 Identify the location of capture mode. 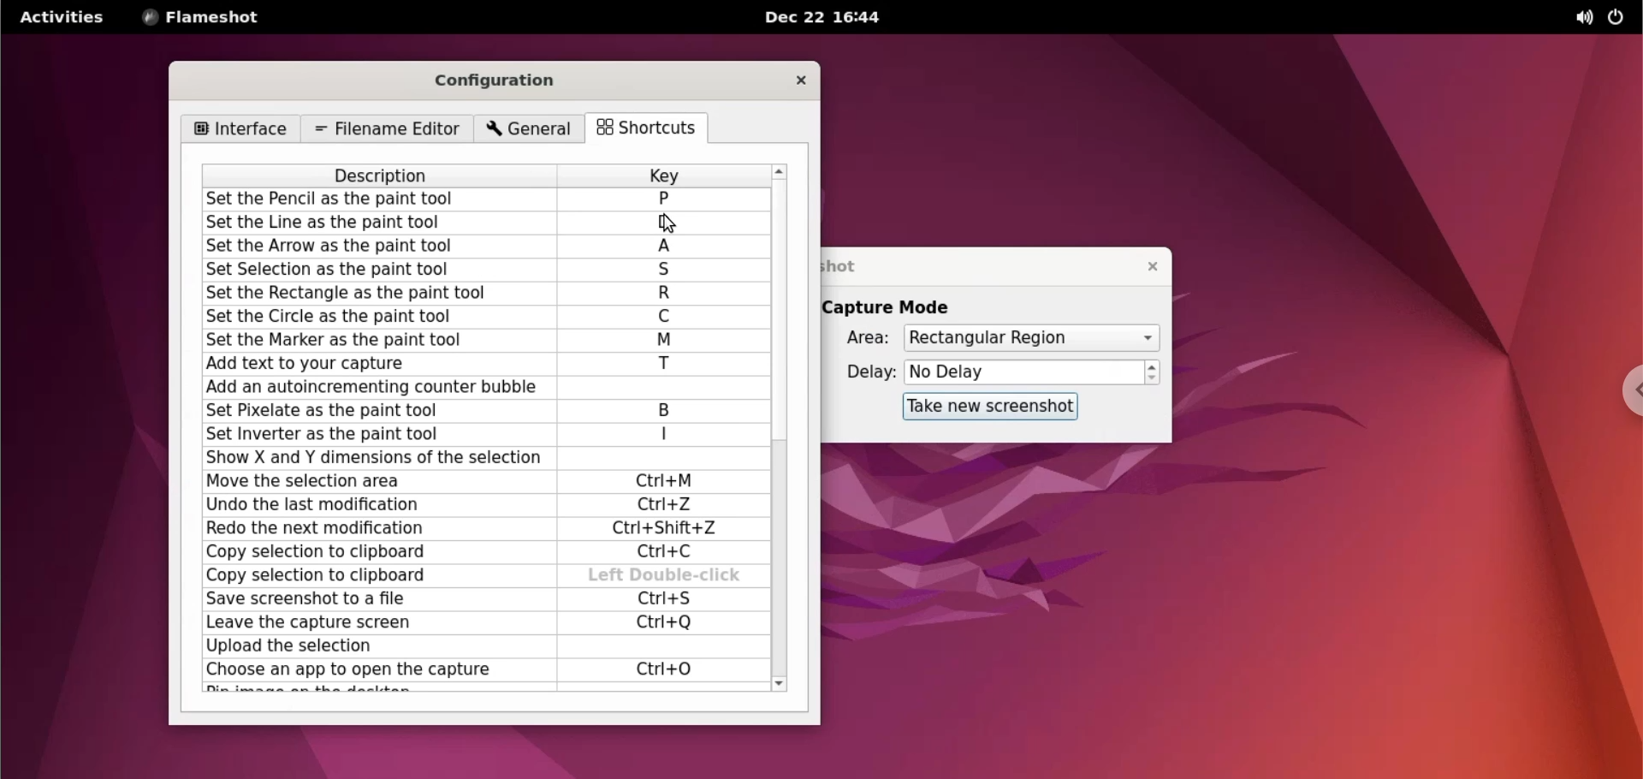
(903, 306).